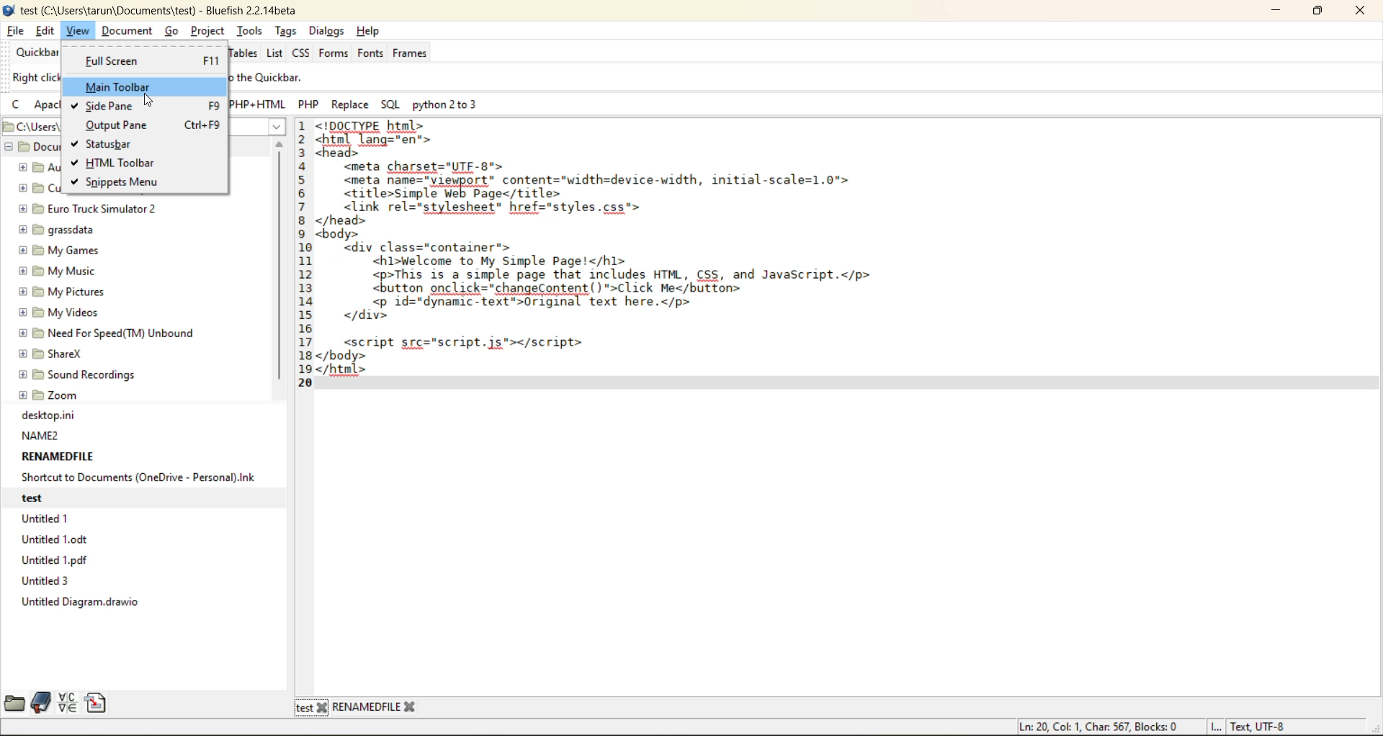  I want to click on @# P* Sound Recordinas, so click(79, 374).